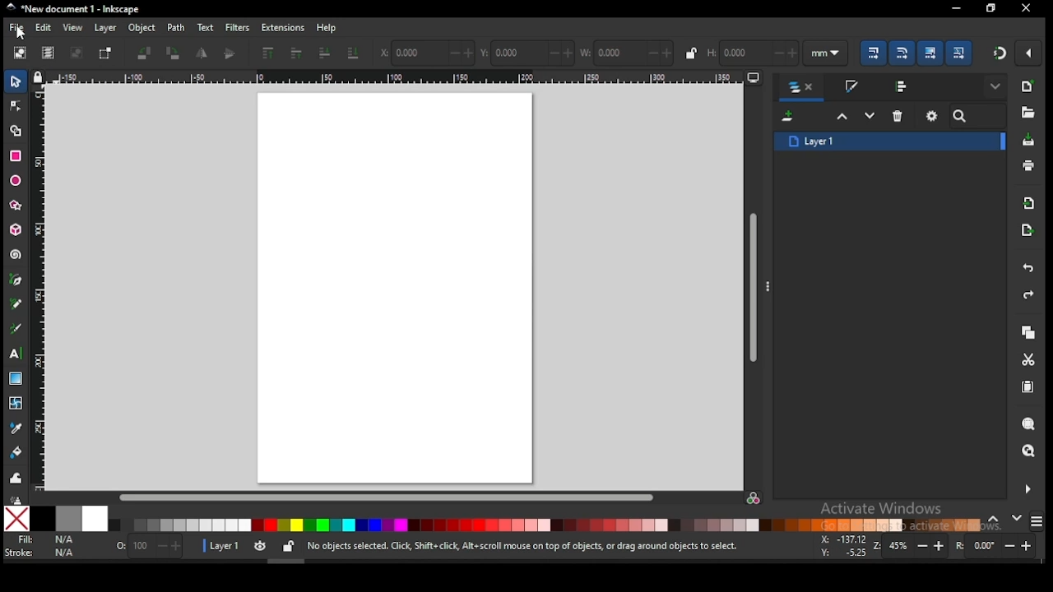 This screenshot has width=1053, height=592. I want to click on fill color, so click(44, 540).